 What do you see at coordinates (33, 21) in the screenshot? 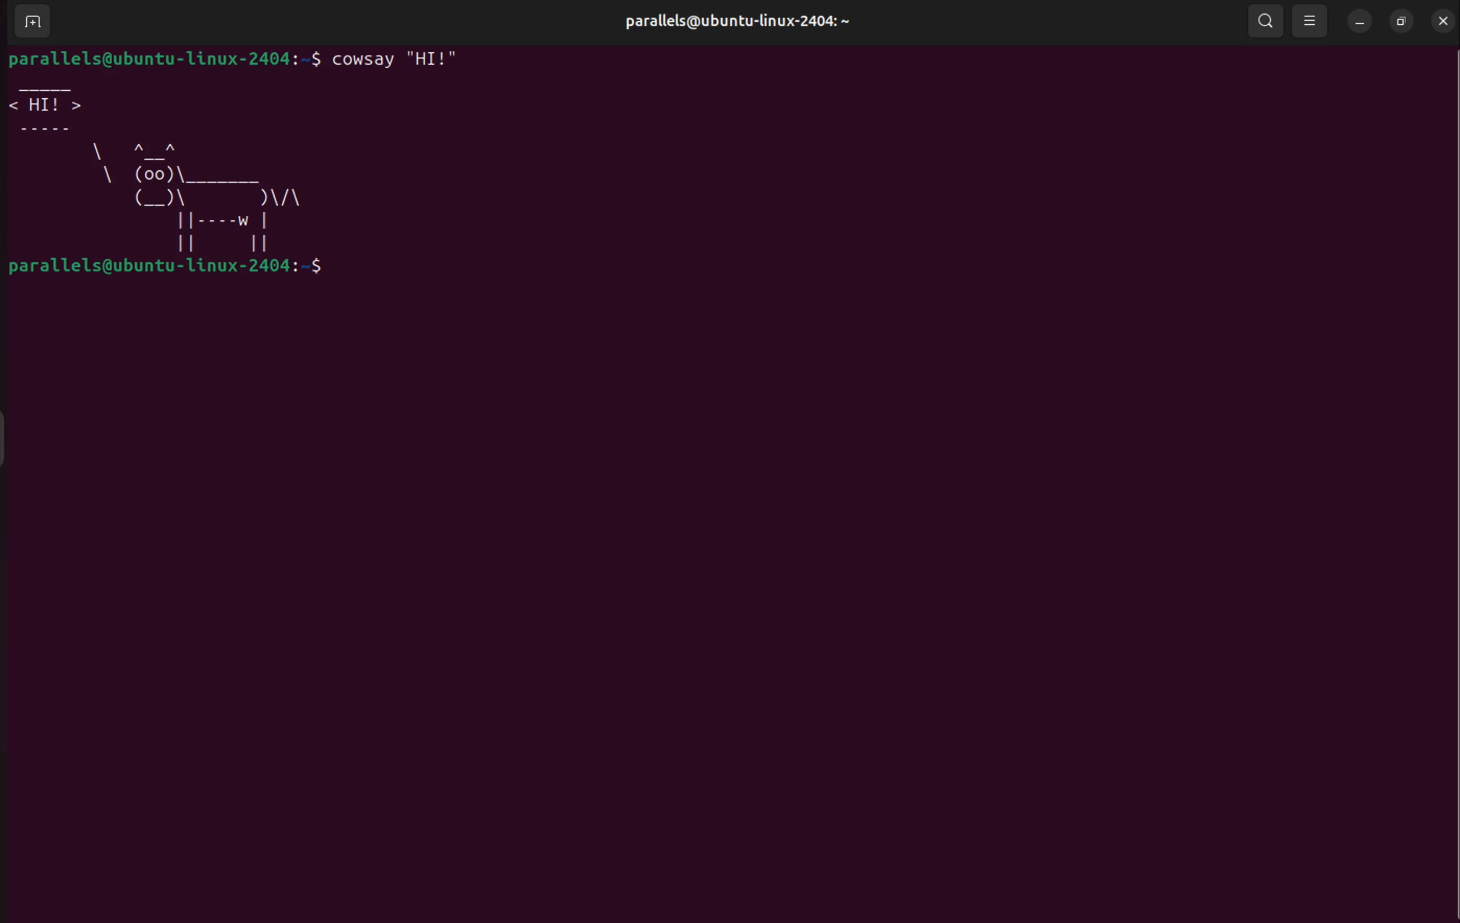
I see `add terminal` at bounding box center [33, 21].